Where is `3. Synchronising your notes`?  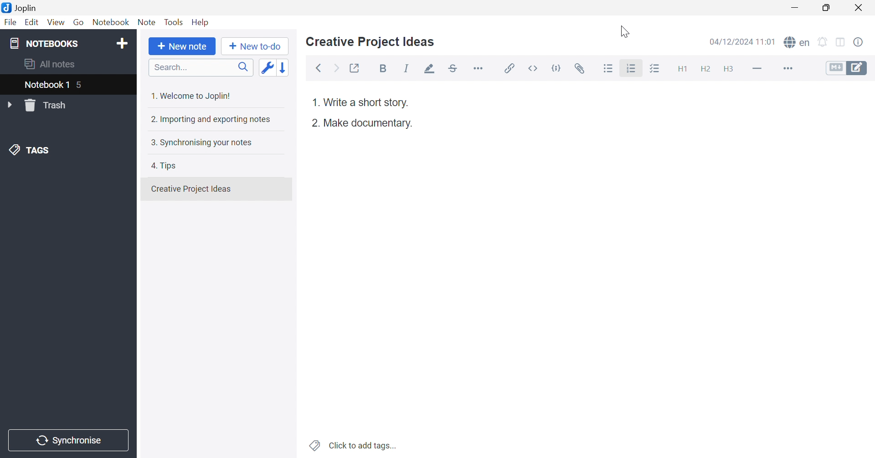 3. Synchronising your notes is located at coordinates (203, 143).